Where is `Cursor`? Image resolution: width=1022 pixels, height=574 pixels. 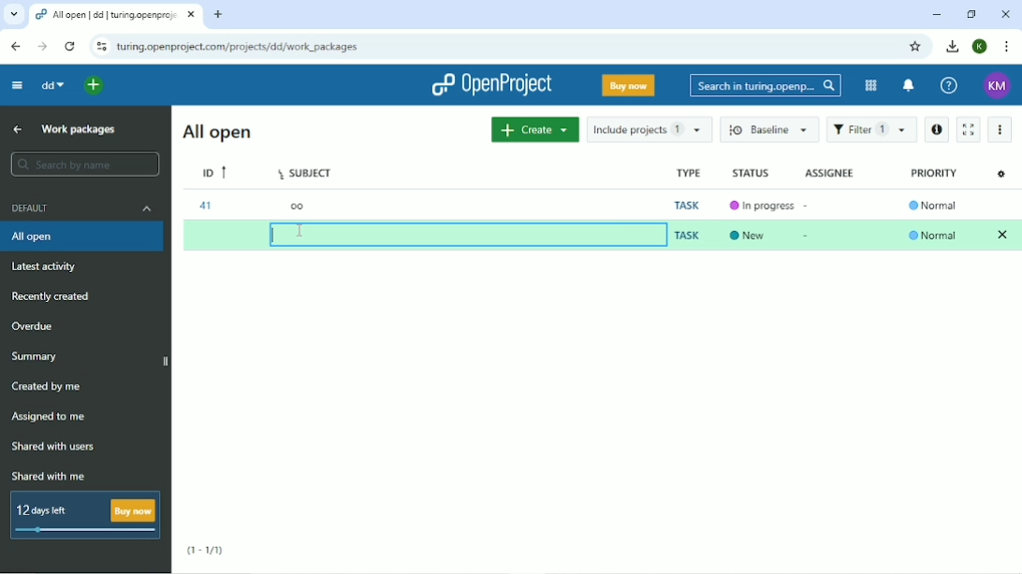 Cursor is located at coordinates (302, 230).